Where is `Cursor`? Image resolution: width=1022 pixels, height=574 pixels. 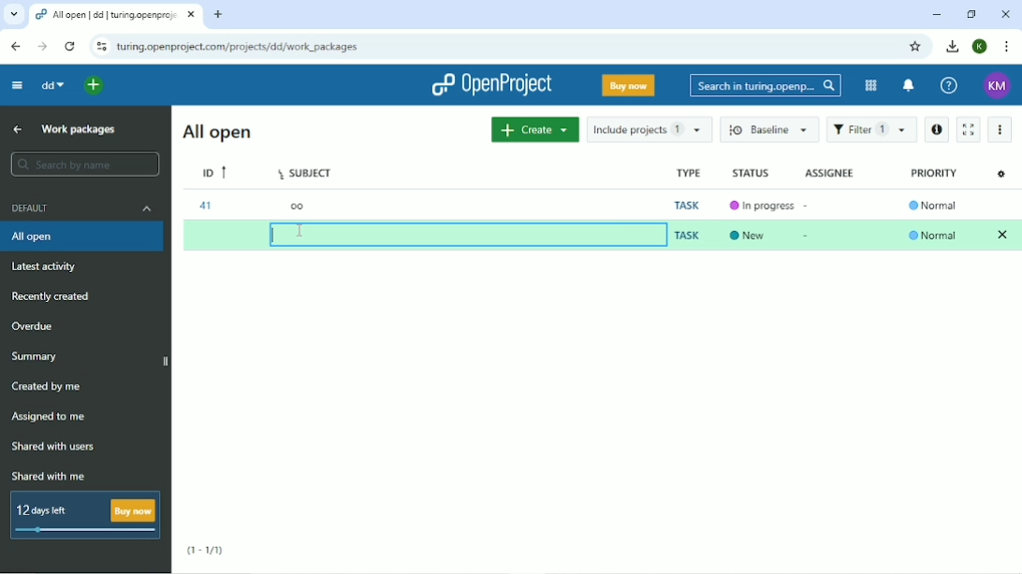 Cursor is located at coordinates (302, 230).